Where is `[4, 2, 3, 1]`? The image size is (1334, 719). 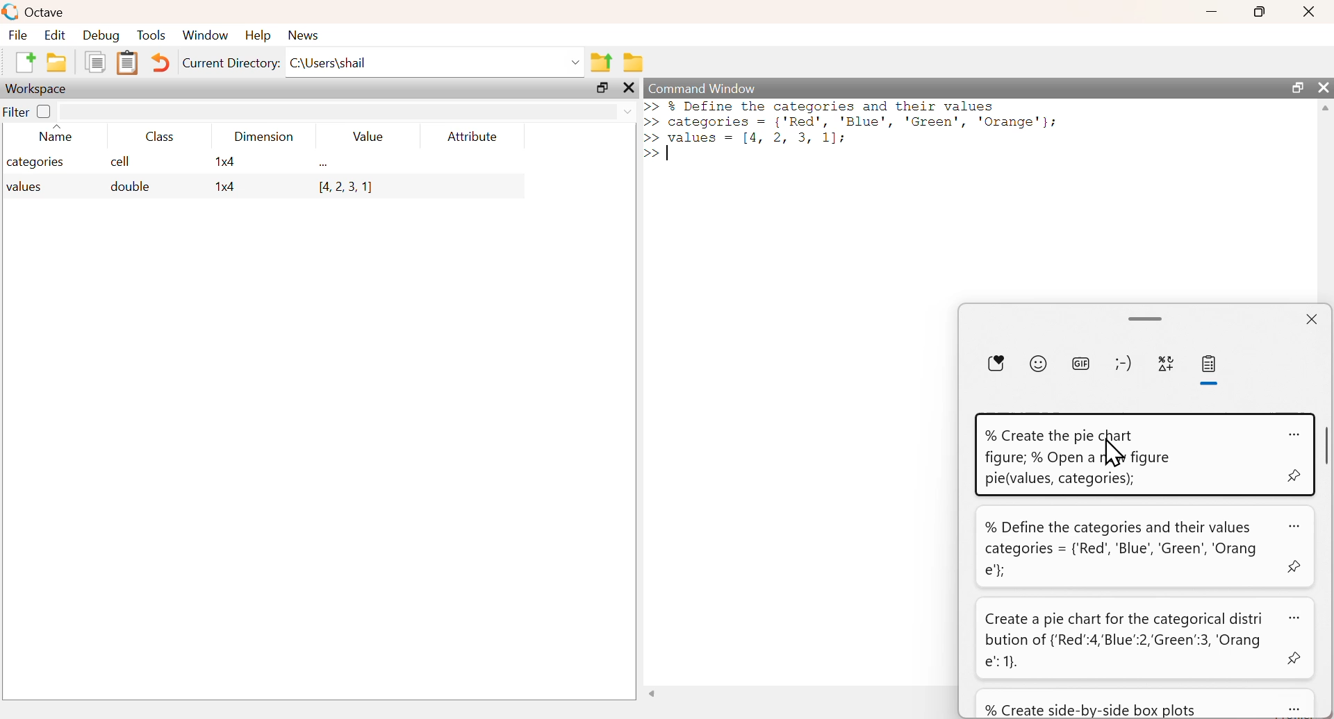
[4, 2, 3, 1] is located at coordinates (345, 187).